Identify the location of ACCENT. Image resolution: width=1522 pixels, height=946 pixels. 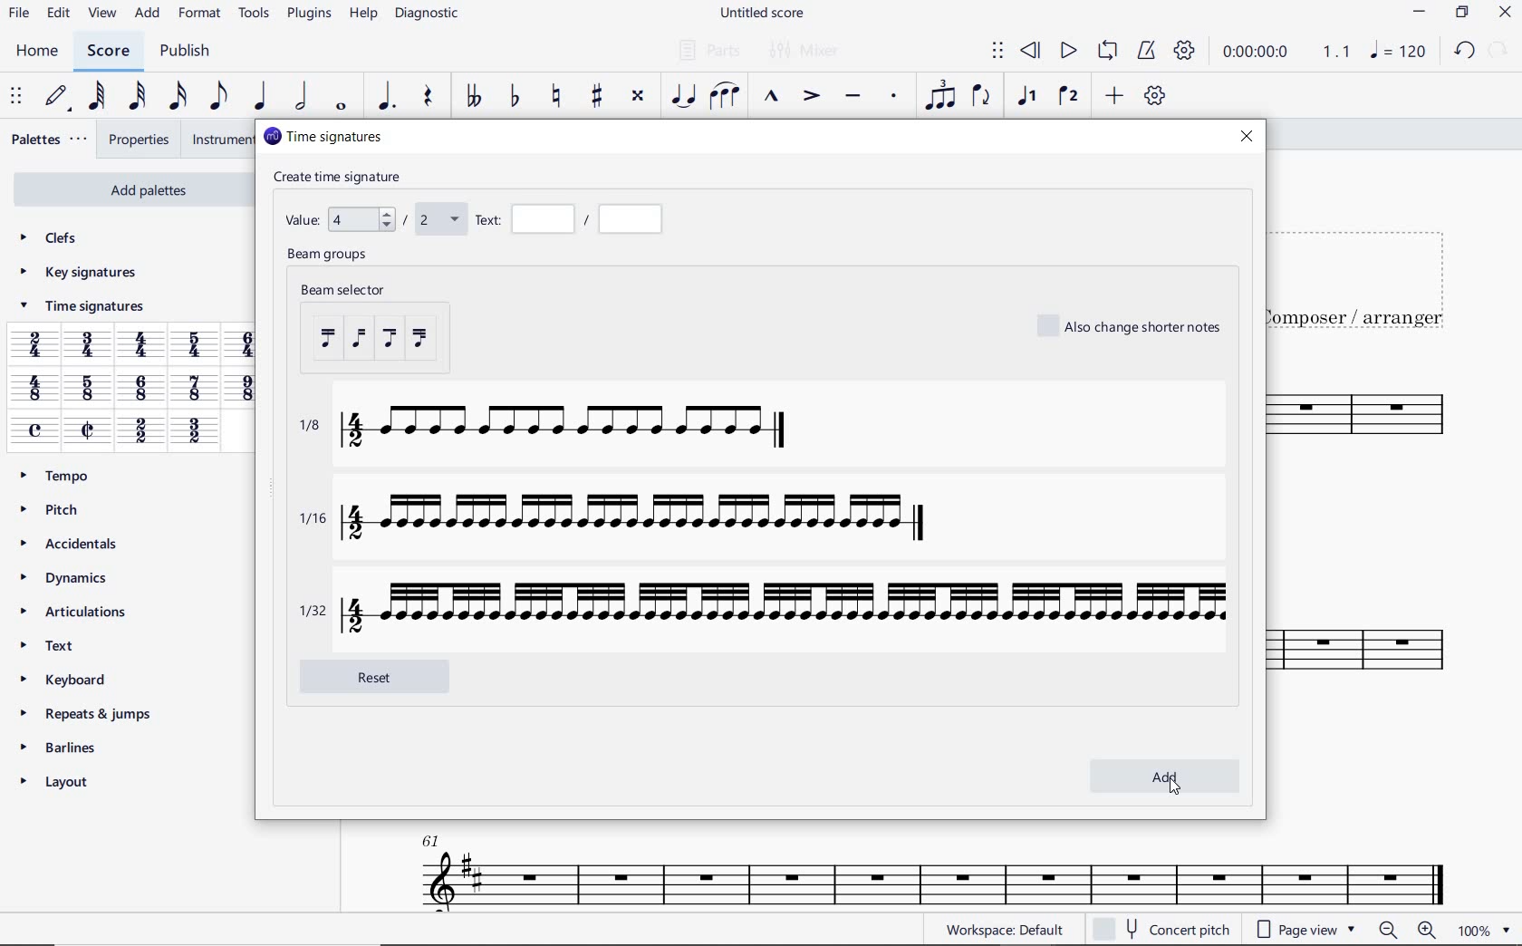
(811, 97).